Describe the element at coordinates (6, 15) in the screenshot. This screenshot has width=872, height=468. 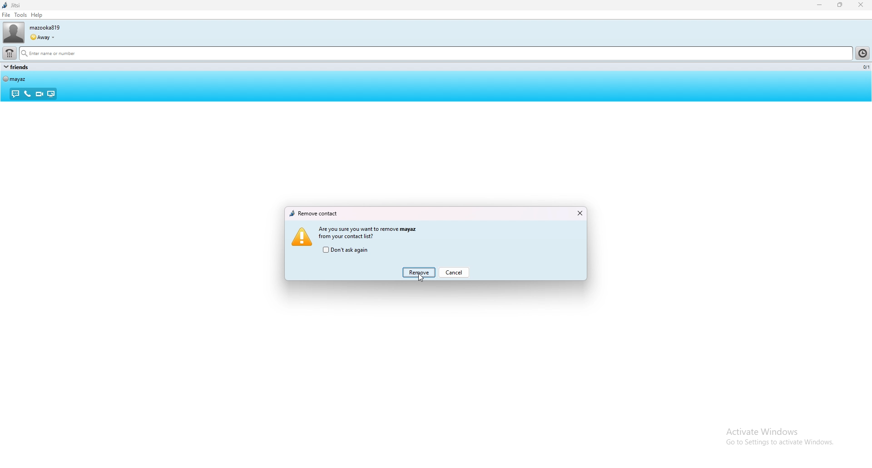
I see `file` at that location.